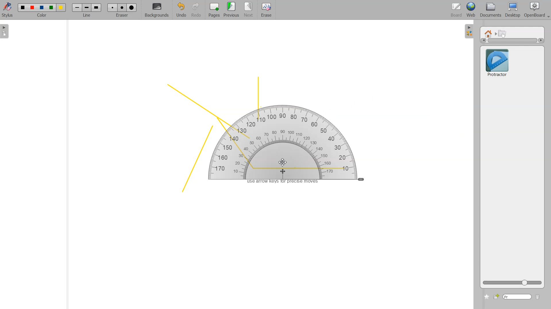 This screenshot has width=551, height=309. I want to click on Protractor, so click(294, 146).